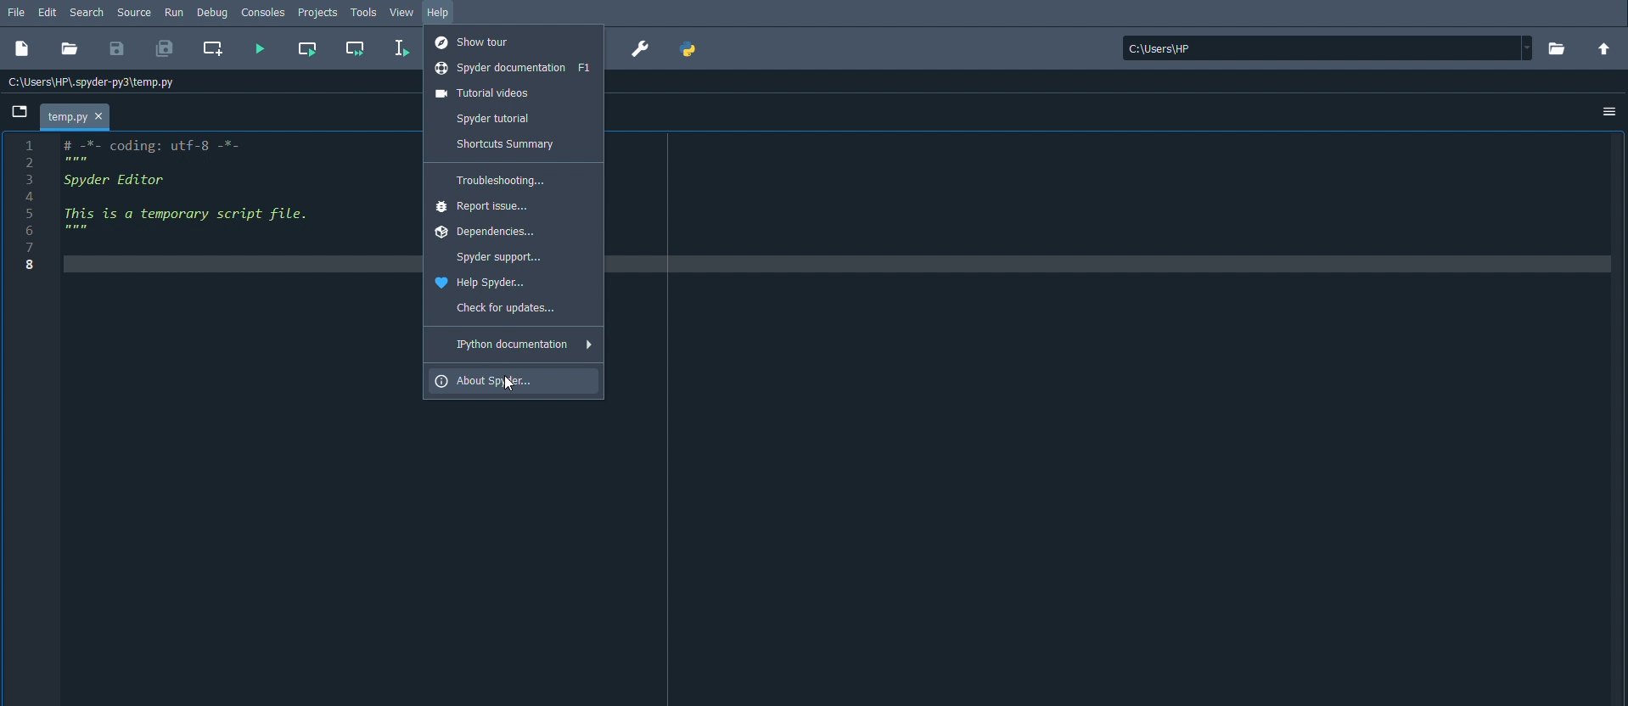  Describe the element at coordinates (211, 13) in the screenshot. I see `Debug` at that location.